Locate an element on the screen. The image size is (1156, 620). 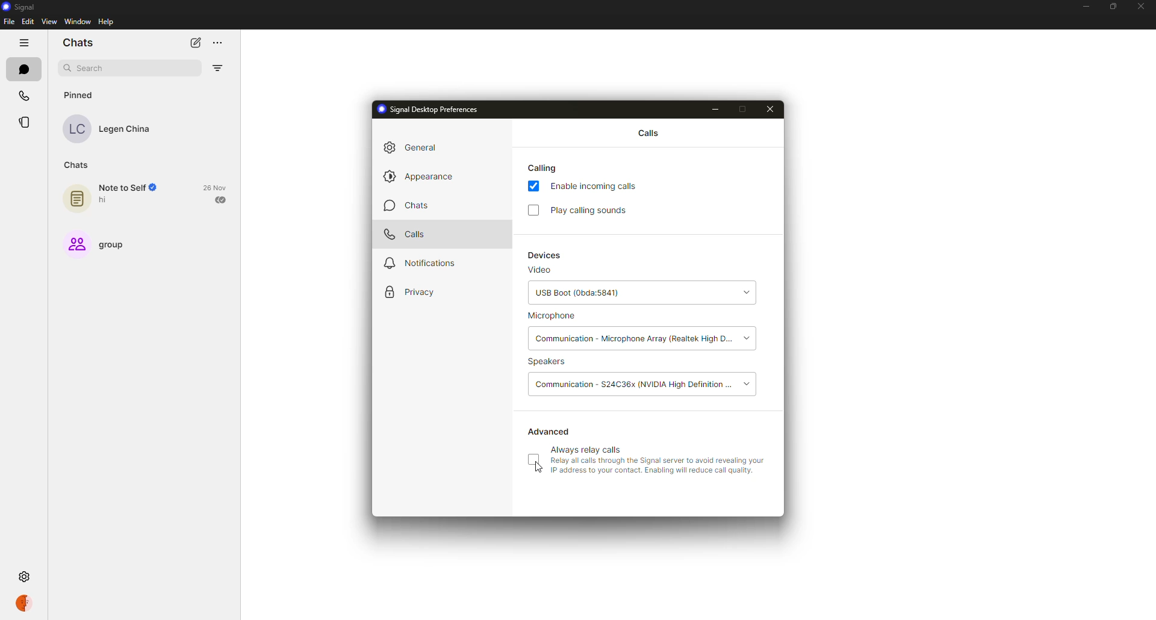
chats is located at coordinates (405, 205).